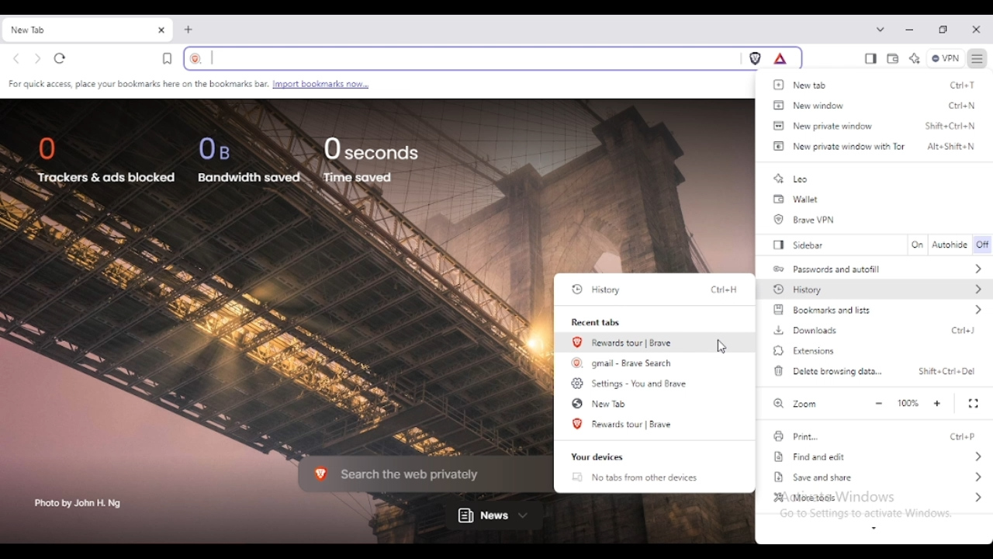 The height and width of the screenshot is (559, 993). What do you see at coordinates (802, 245) in the screenshot?
I see `sidebar` at bounding box center [802, 245].